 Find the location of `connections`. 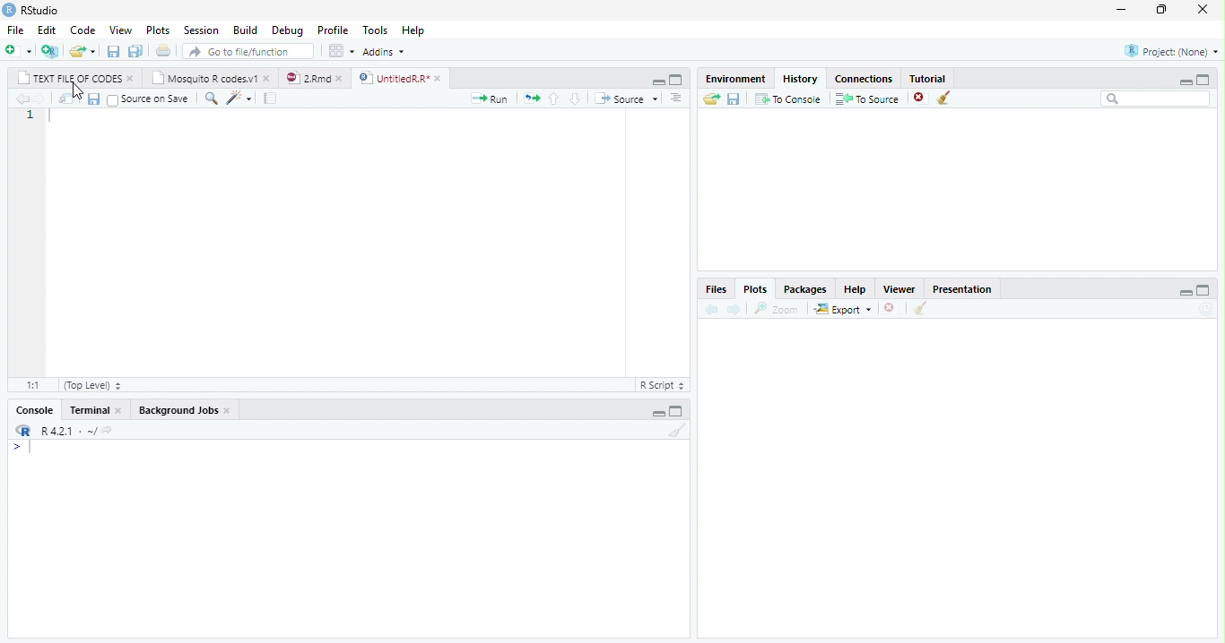

connections is located at coordinates (863, 79).